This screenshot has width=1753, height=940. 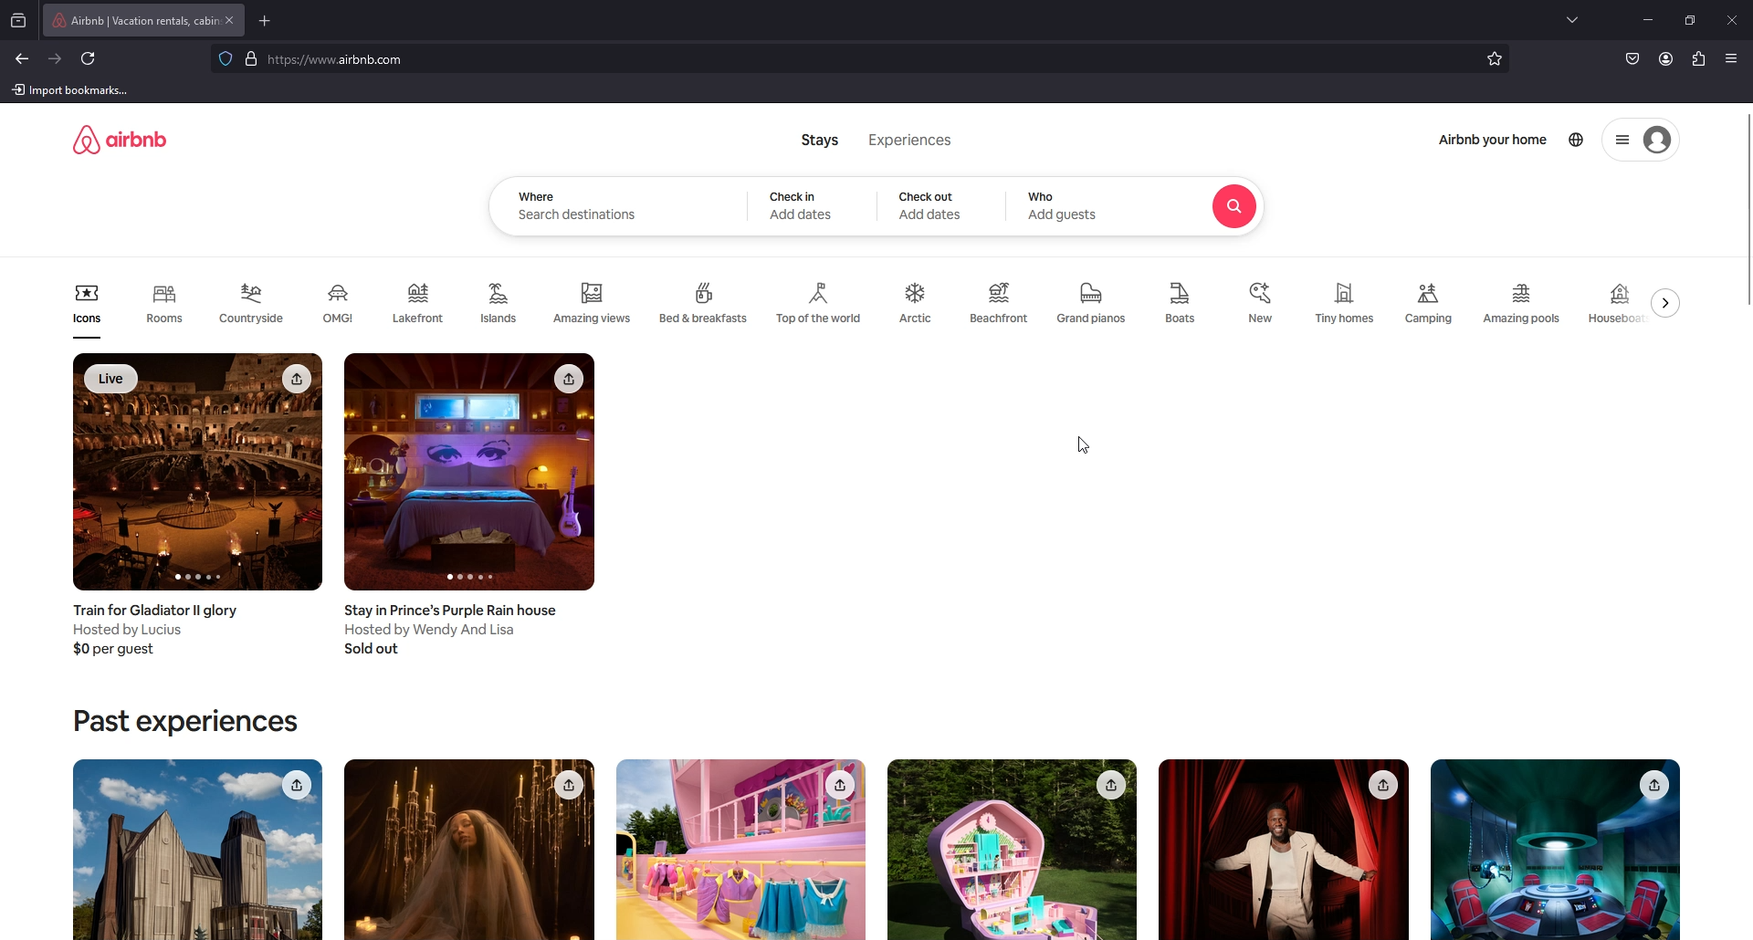 What do you see at coordinates (184, 722) in the screenshot?
I see `Past experiences` at bounding box center [184, 722].